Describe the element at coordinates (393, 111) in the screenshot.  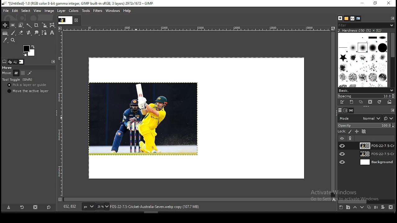
I see `tool` at that location.